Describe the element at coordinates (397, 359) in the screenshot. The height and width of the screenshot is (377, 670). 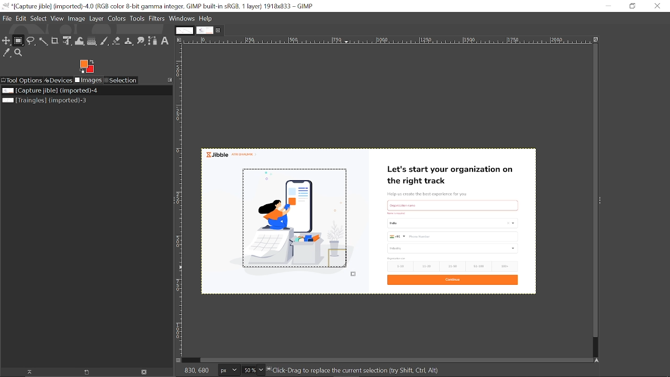
I see `Horizontal srollbar` at that location.